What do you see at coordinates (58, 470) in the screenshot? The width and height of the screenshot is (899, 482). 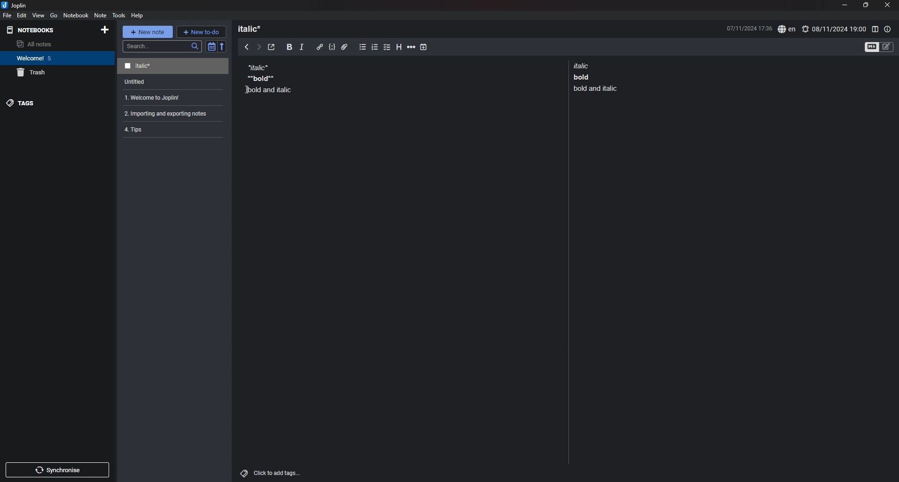 I see `sync` at bounding box center [58, 470].